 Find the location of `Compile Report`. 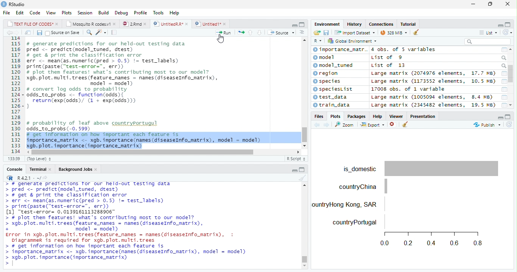

Compile Report is located at coordinates (114, 32).